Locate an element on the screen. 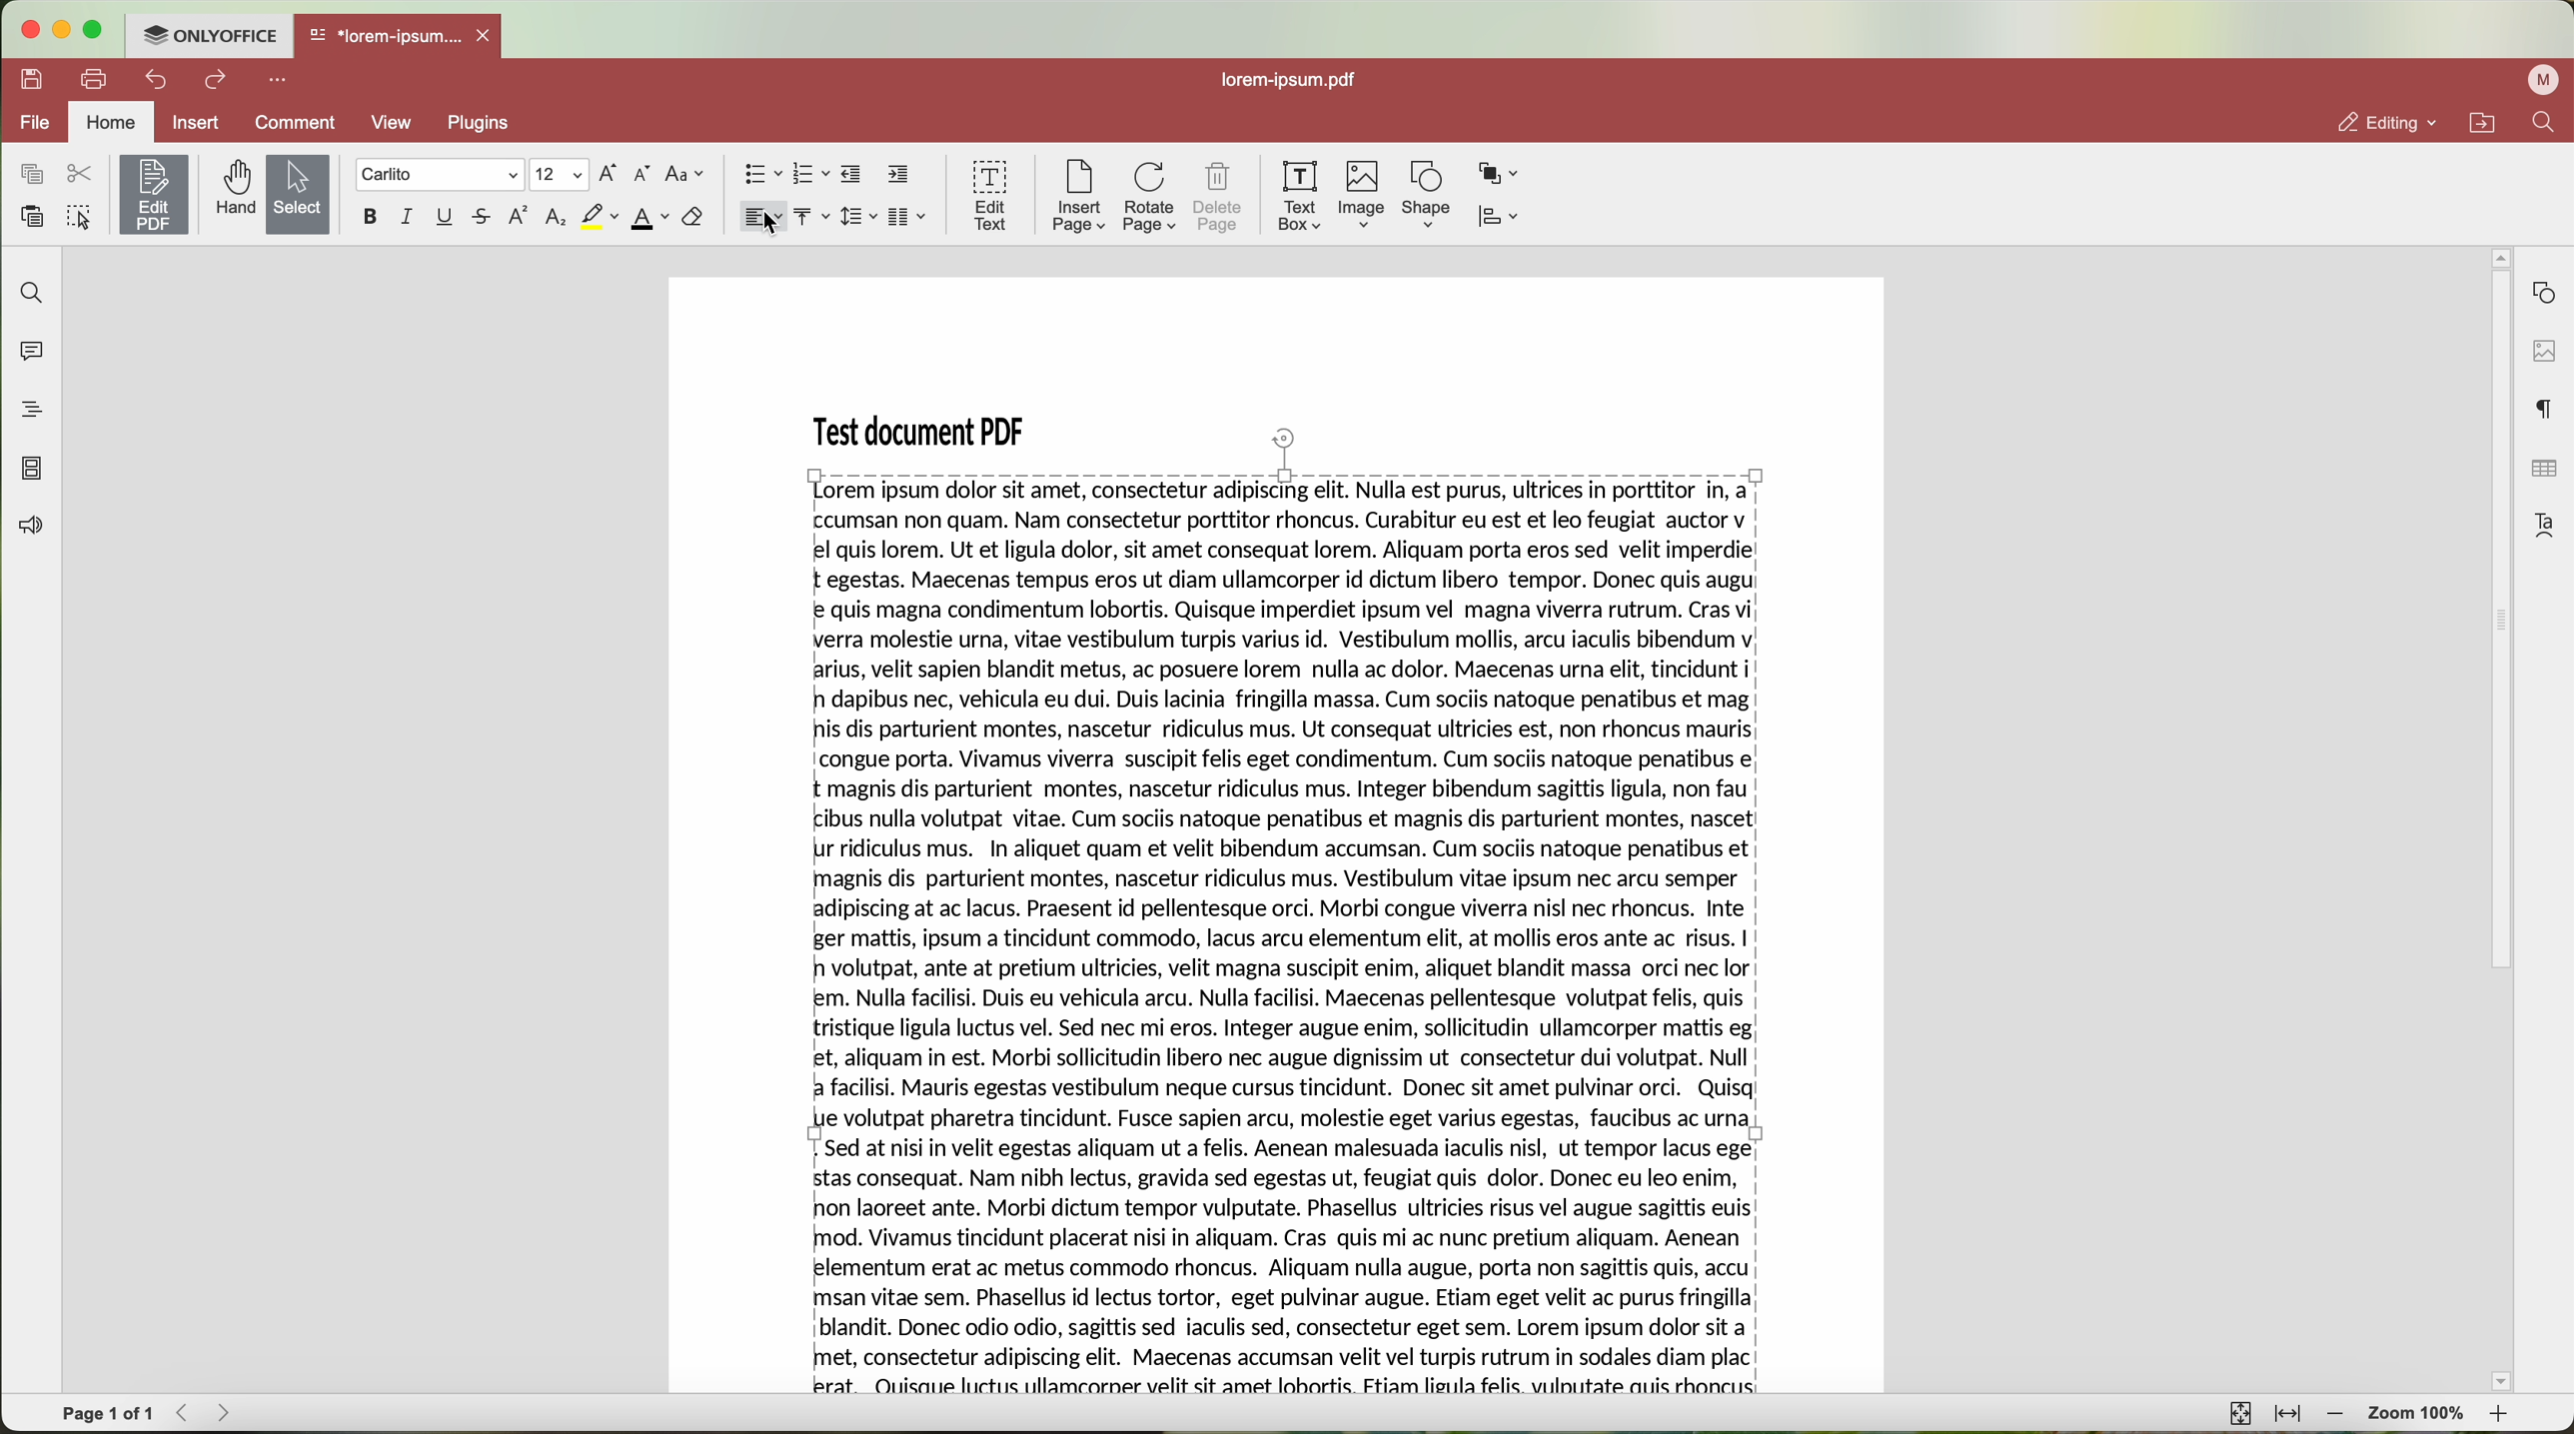 The height and width of the screenshot is (1434, 2574). horizontal align is located at coordinates (760, 216).